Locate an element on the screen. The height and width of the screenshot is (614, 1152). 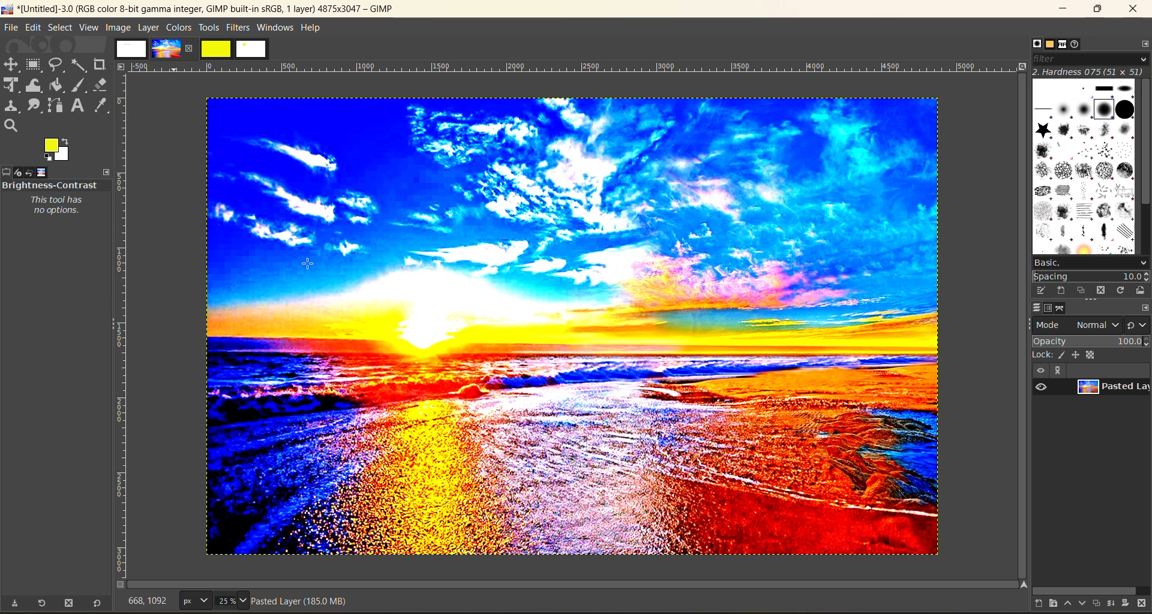
device status is located at coordinates (16, 173).